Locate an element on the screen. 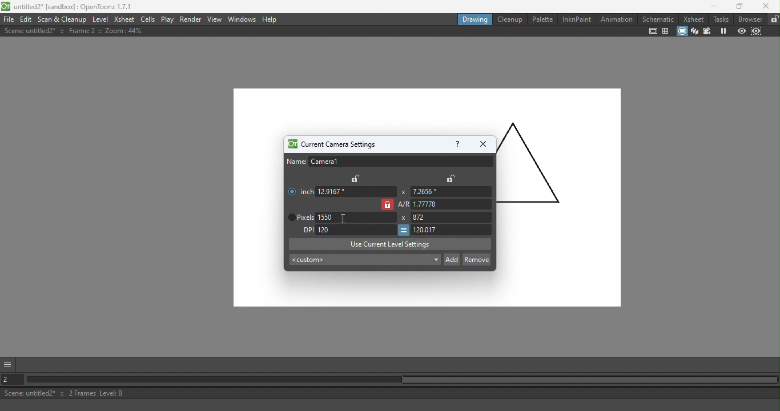 The image size is (780, 411). Use current level settings is located at coordinates (390, 244).